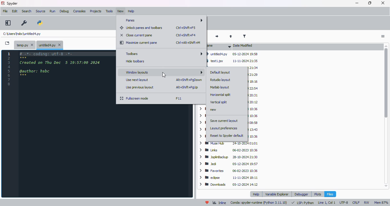  What do you see at coordinates (189, 80) in the screenshot?
I see `shortcut for use next layout` at bounding box center [189, 80].